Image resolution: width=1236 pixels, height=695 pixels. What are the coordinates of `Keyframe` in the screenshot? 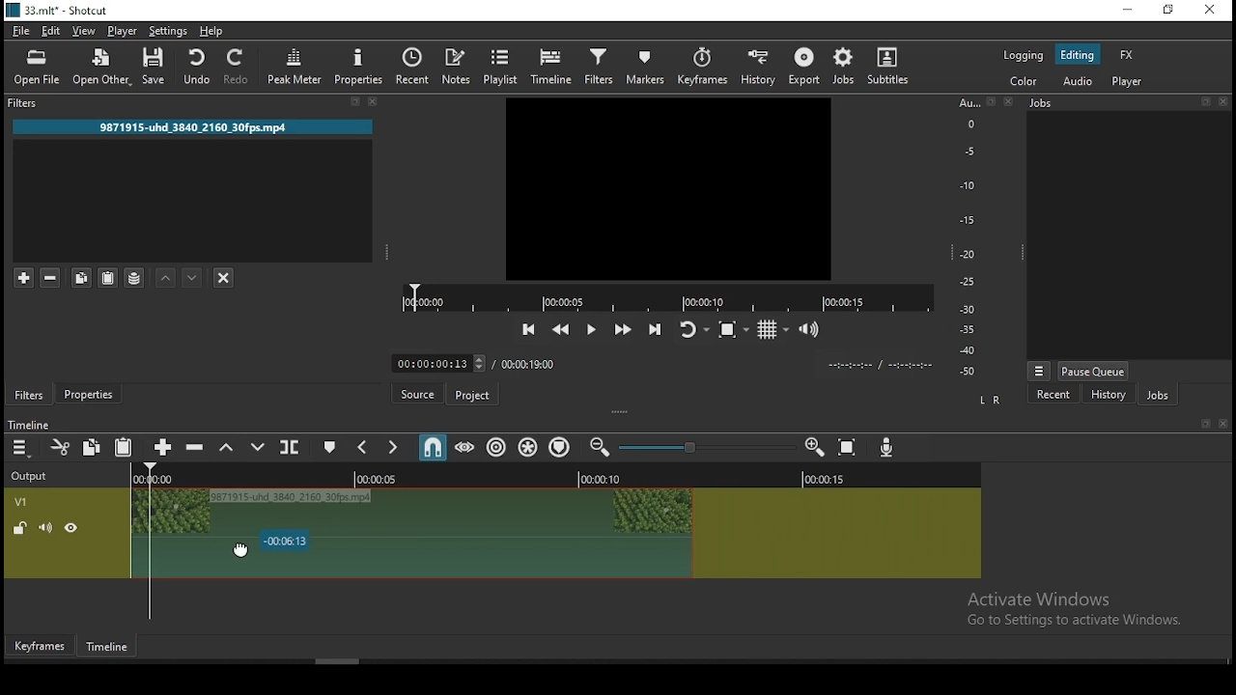 It's located at (42, 647).